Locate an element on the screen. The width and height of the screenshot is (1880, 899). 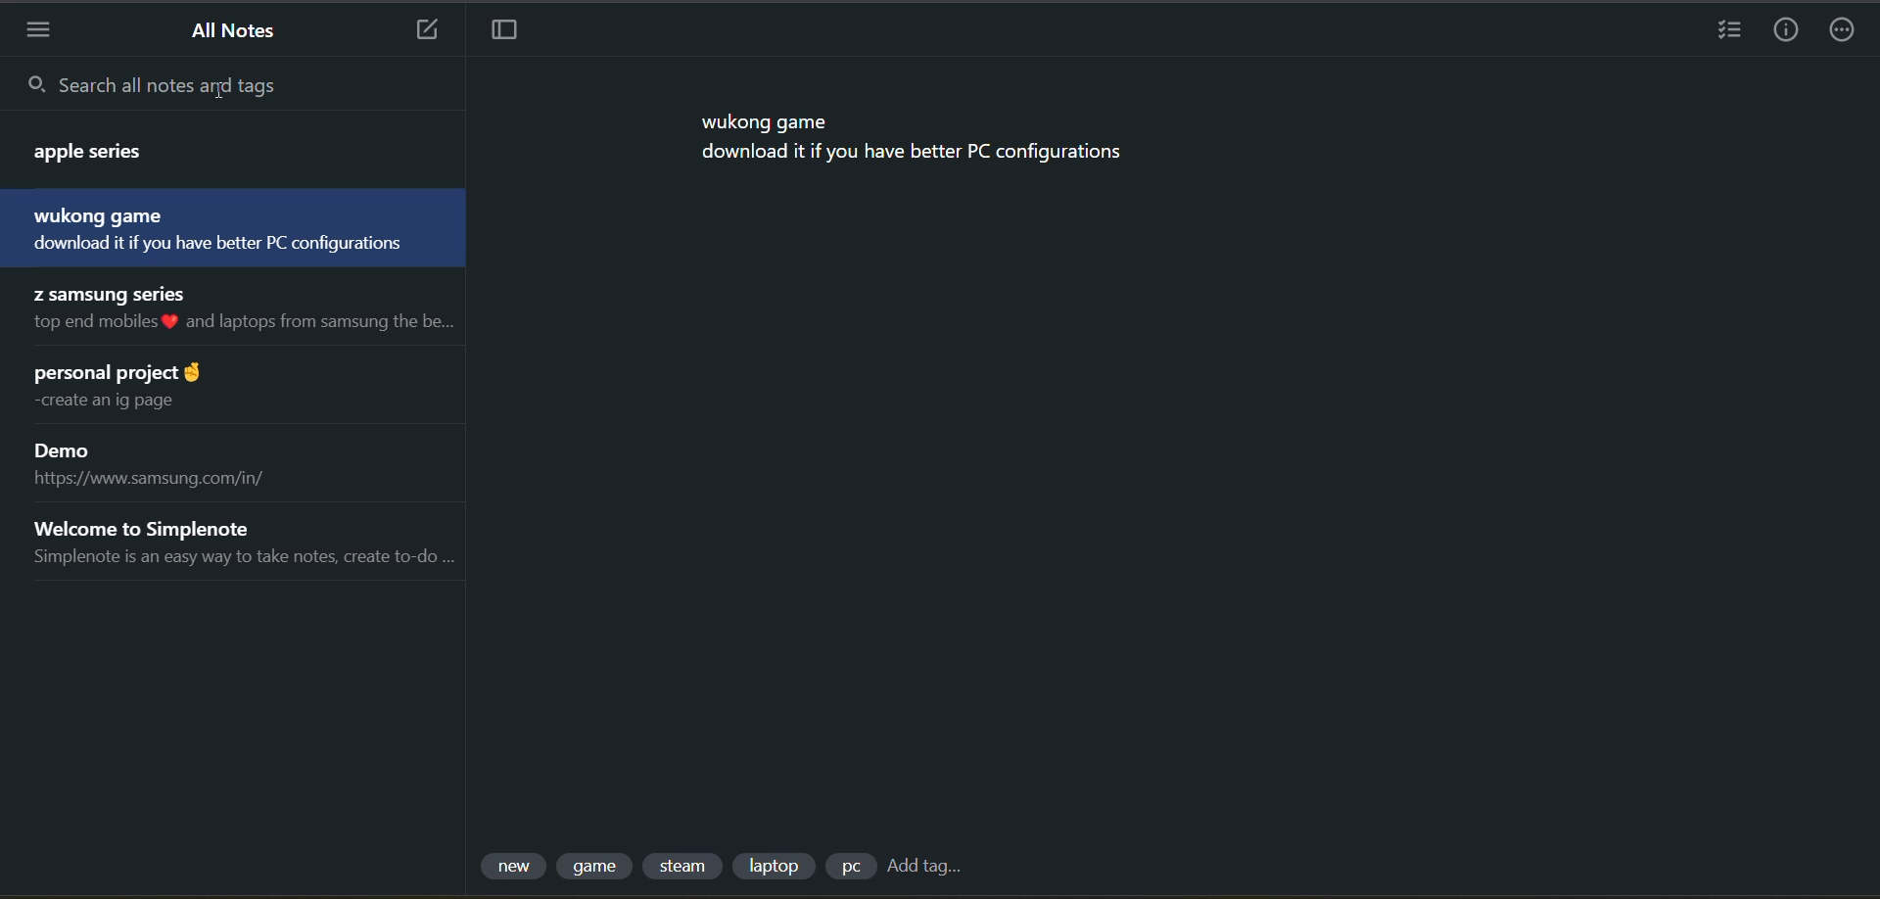
note title and preview is located at coordinates (239, 542).